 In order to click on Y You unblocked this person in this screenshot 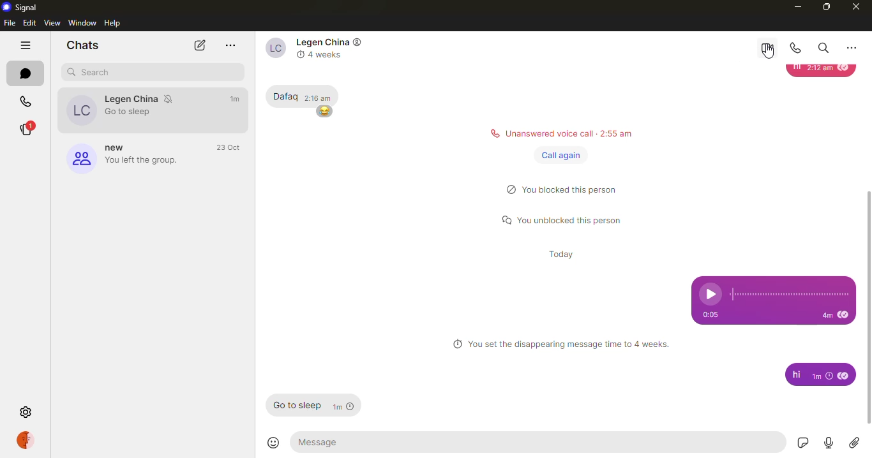, I will do `click(570, 220)`.